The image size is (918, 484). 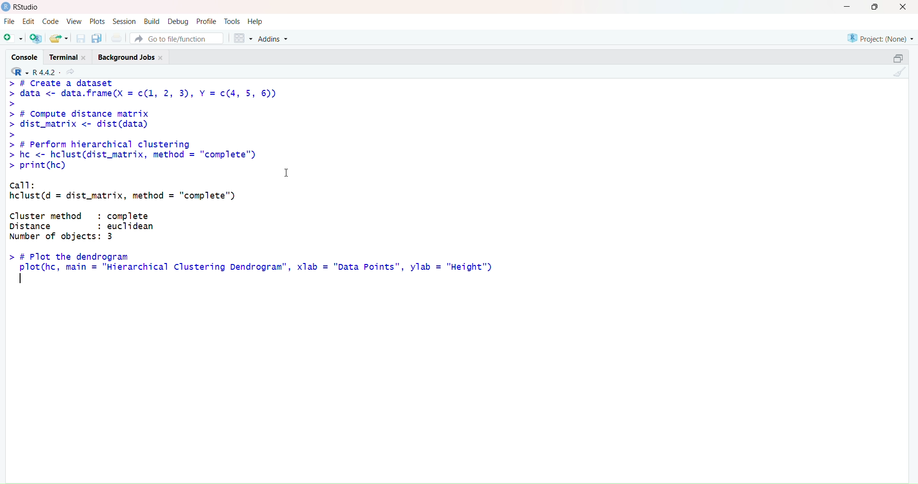 I want to click on New File, so click(x=13, y=37).